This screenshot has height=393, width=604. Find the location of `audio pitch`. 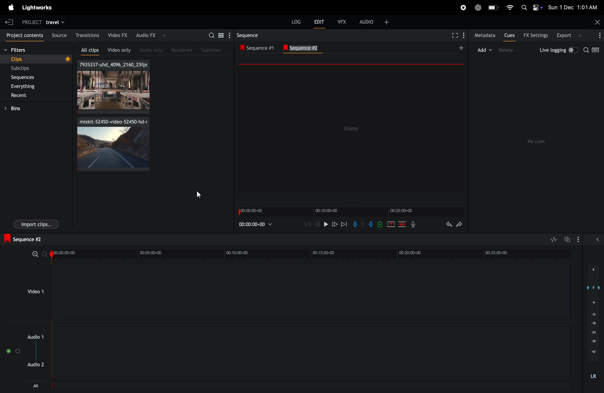

audio pitch is located at coordinates (594, 324).